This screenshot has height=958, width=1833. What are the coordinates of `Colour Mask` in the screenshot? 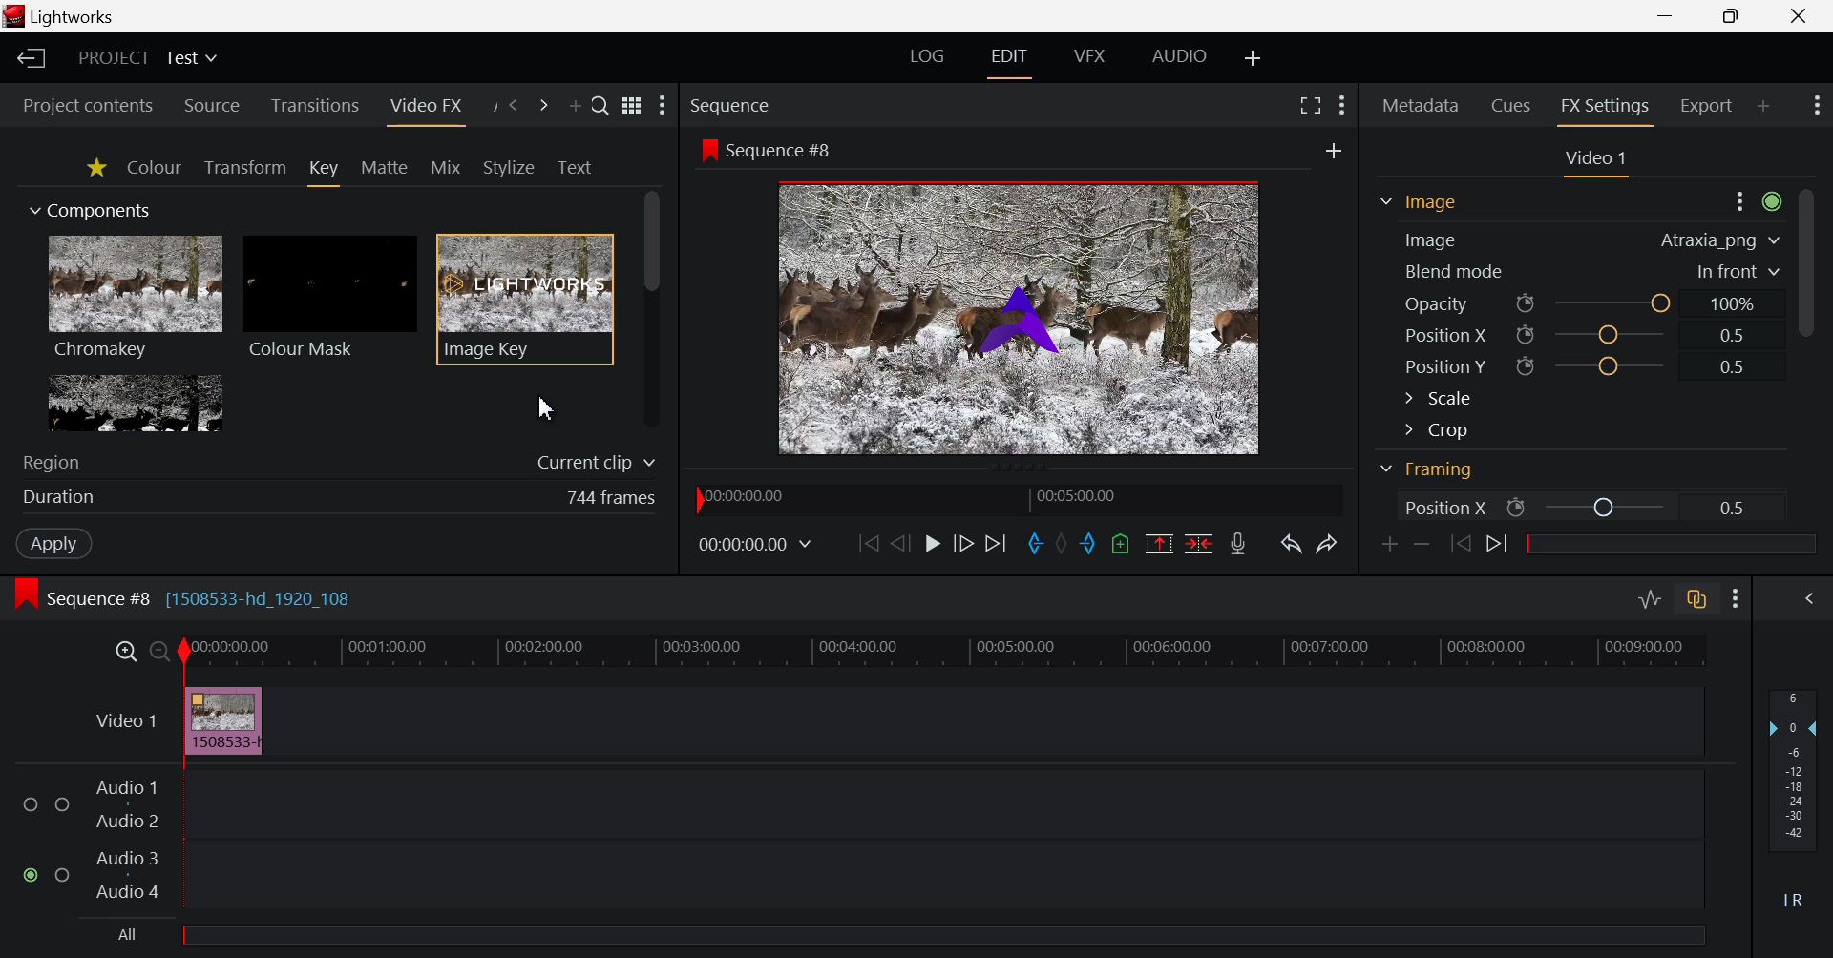 It's located at (330, 299).